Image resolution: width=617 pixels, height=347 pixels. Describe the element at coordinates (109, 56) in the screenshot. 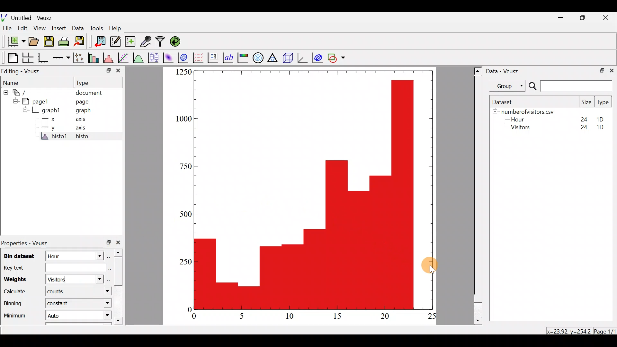

I see `histogram of a dataset` at that location.